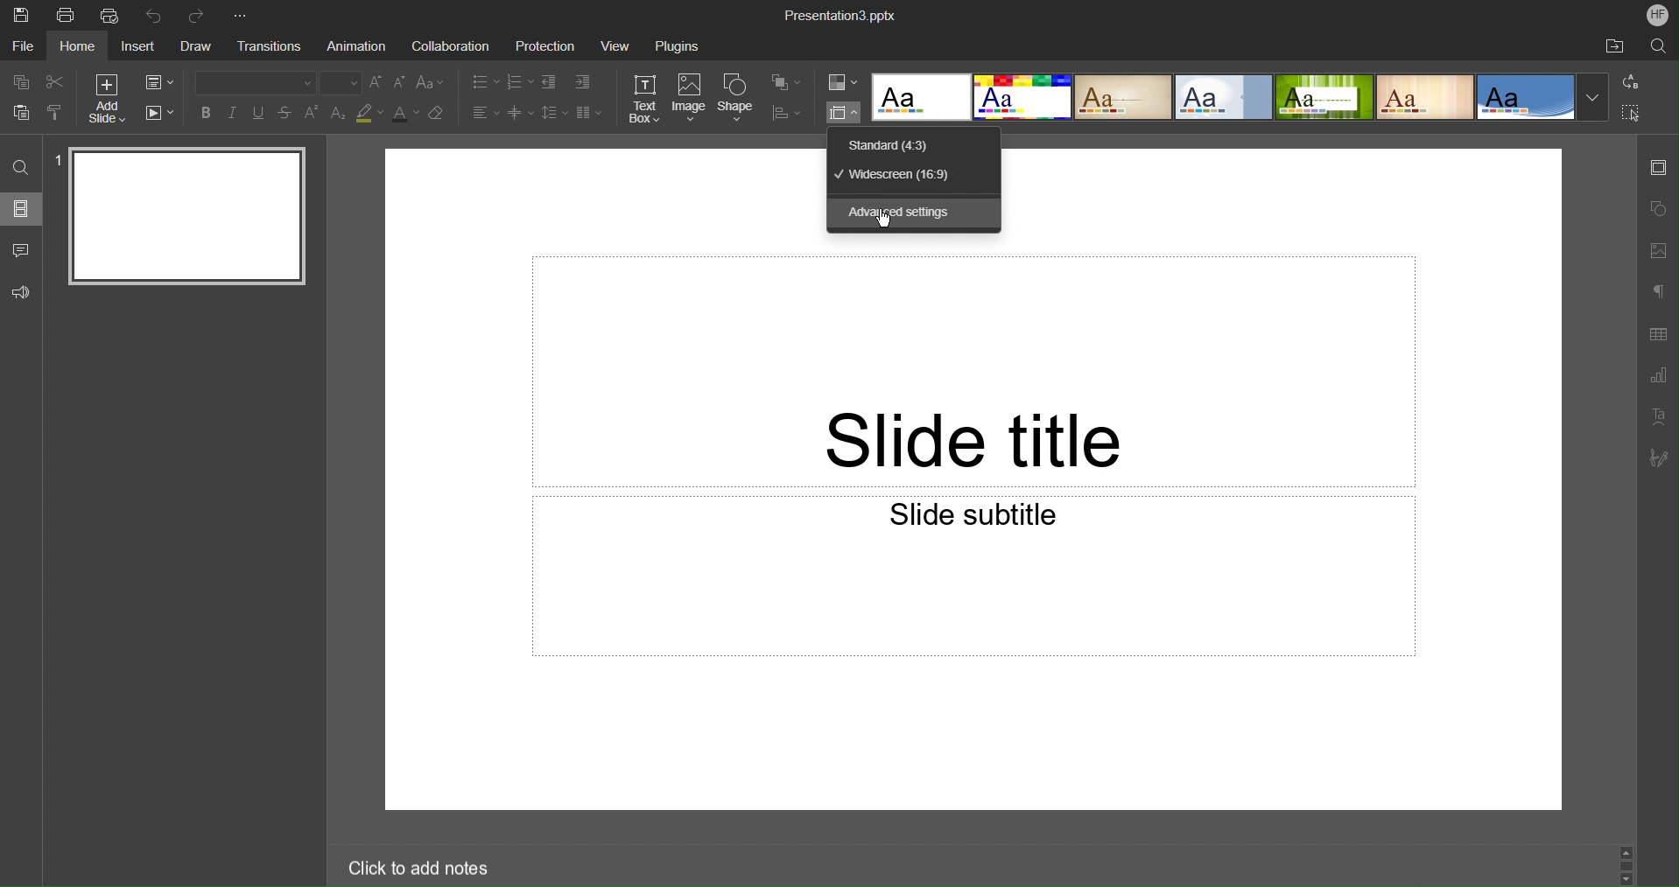 This screenshot has width=1679, height=887. What do you see at coordinates (55, 82) in the screenshot?
I see `Cut` at bounding box center [55, 82].